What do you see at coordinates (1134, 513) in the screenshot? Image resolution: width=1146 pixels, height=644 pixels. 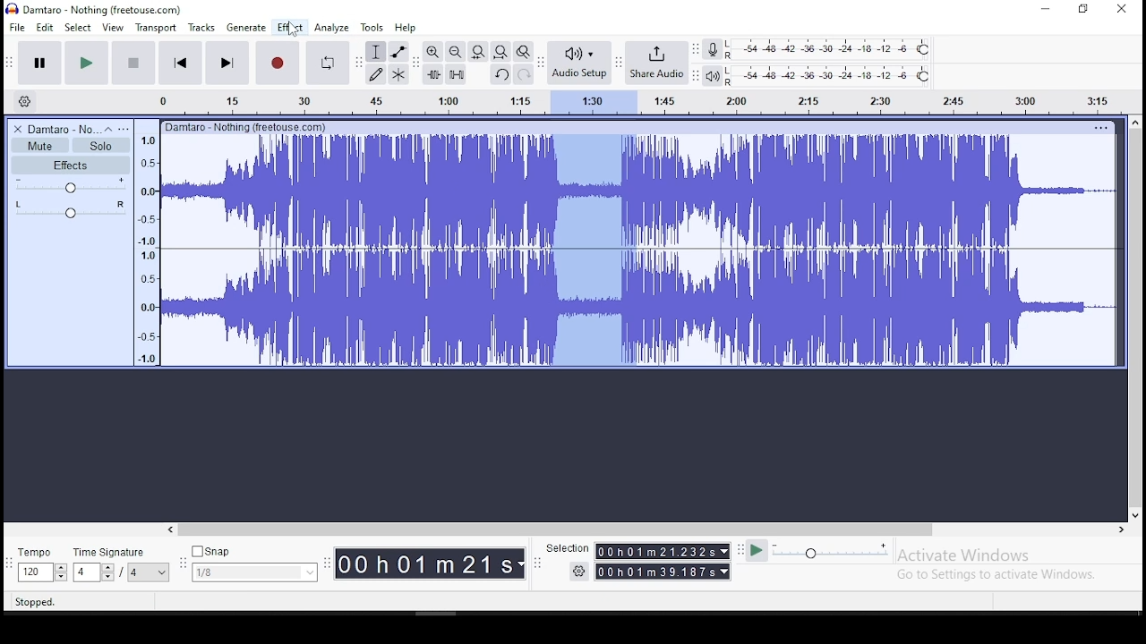 I see `down` at bounding box center [1134, 513].